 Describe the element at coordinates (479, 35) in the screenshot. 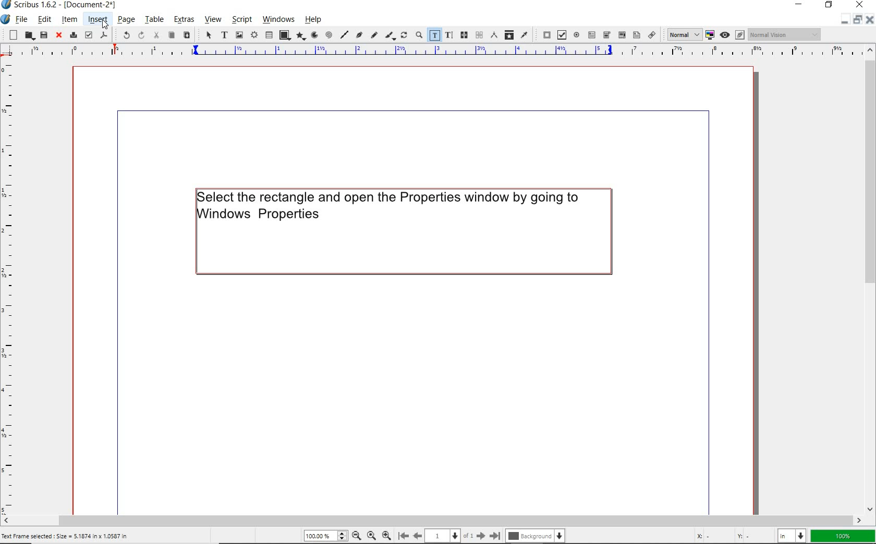

I see `unlink text frames` at that location.